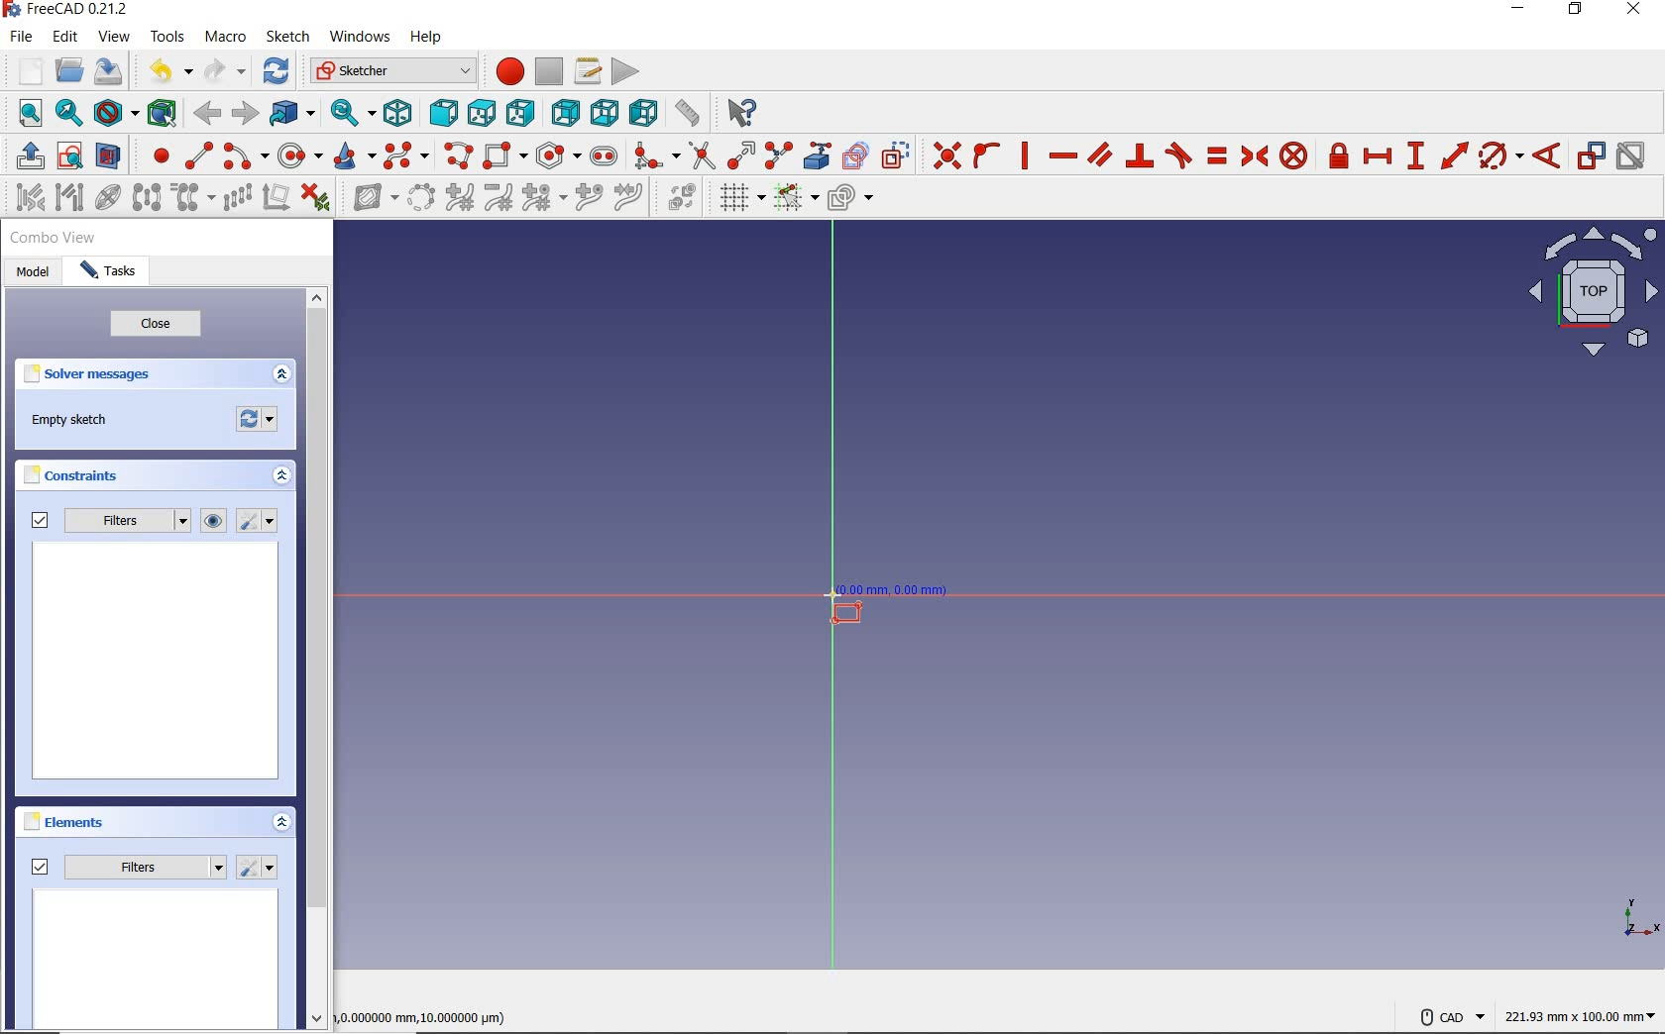  What do you see at coordinates (779, 155) in the screenshot?
I see `split edge` at bounding box center [779, 155].